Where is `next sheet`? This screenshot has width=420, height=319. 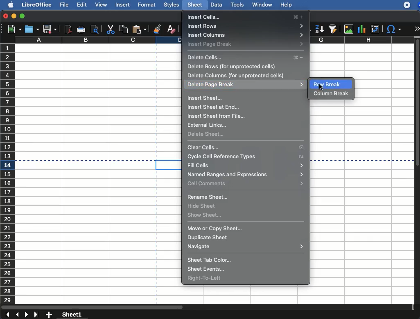
next sheet is located at coordinates (27, 315).